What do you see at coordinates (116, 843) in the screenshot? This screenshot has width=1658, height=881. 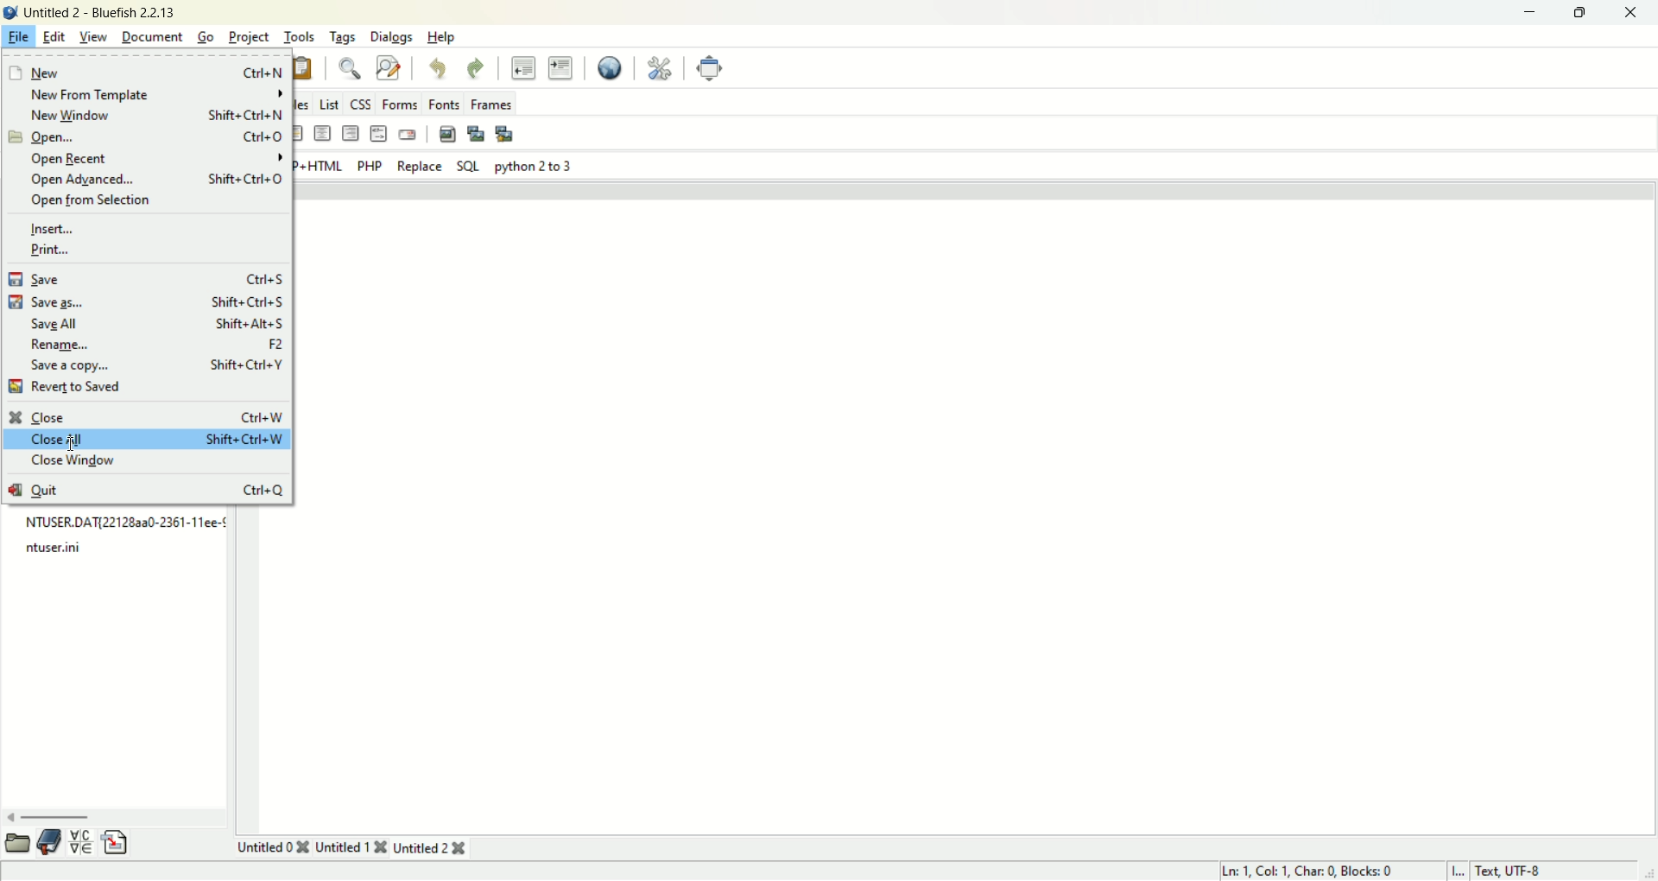 I see `insert file` at bounding box center [116, 843].